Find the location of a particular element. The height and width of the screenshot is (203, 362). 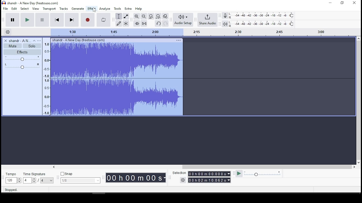

draw tool is located at coordinates (119, 23).